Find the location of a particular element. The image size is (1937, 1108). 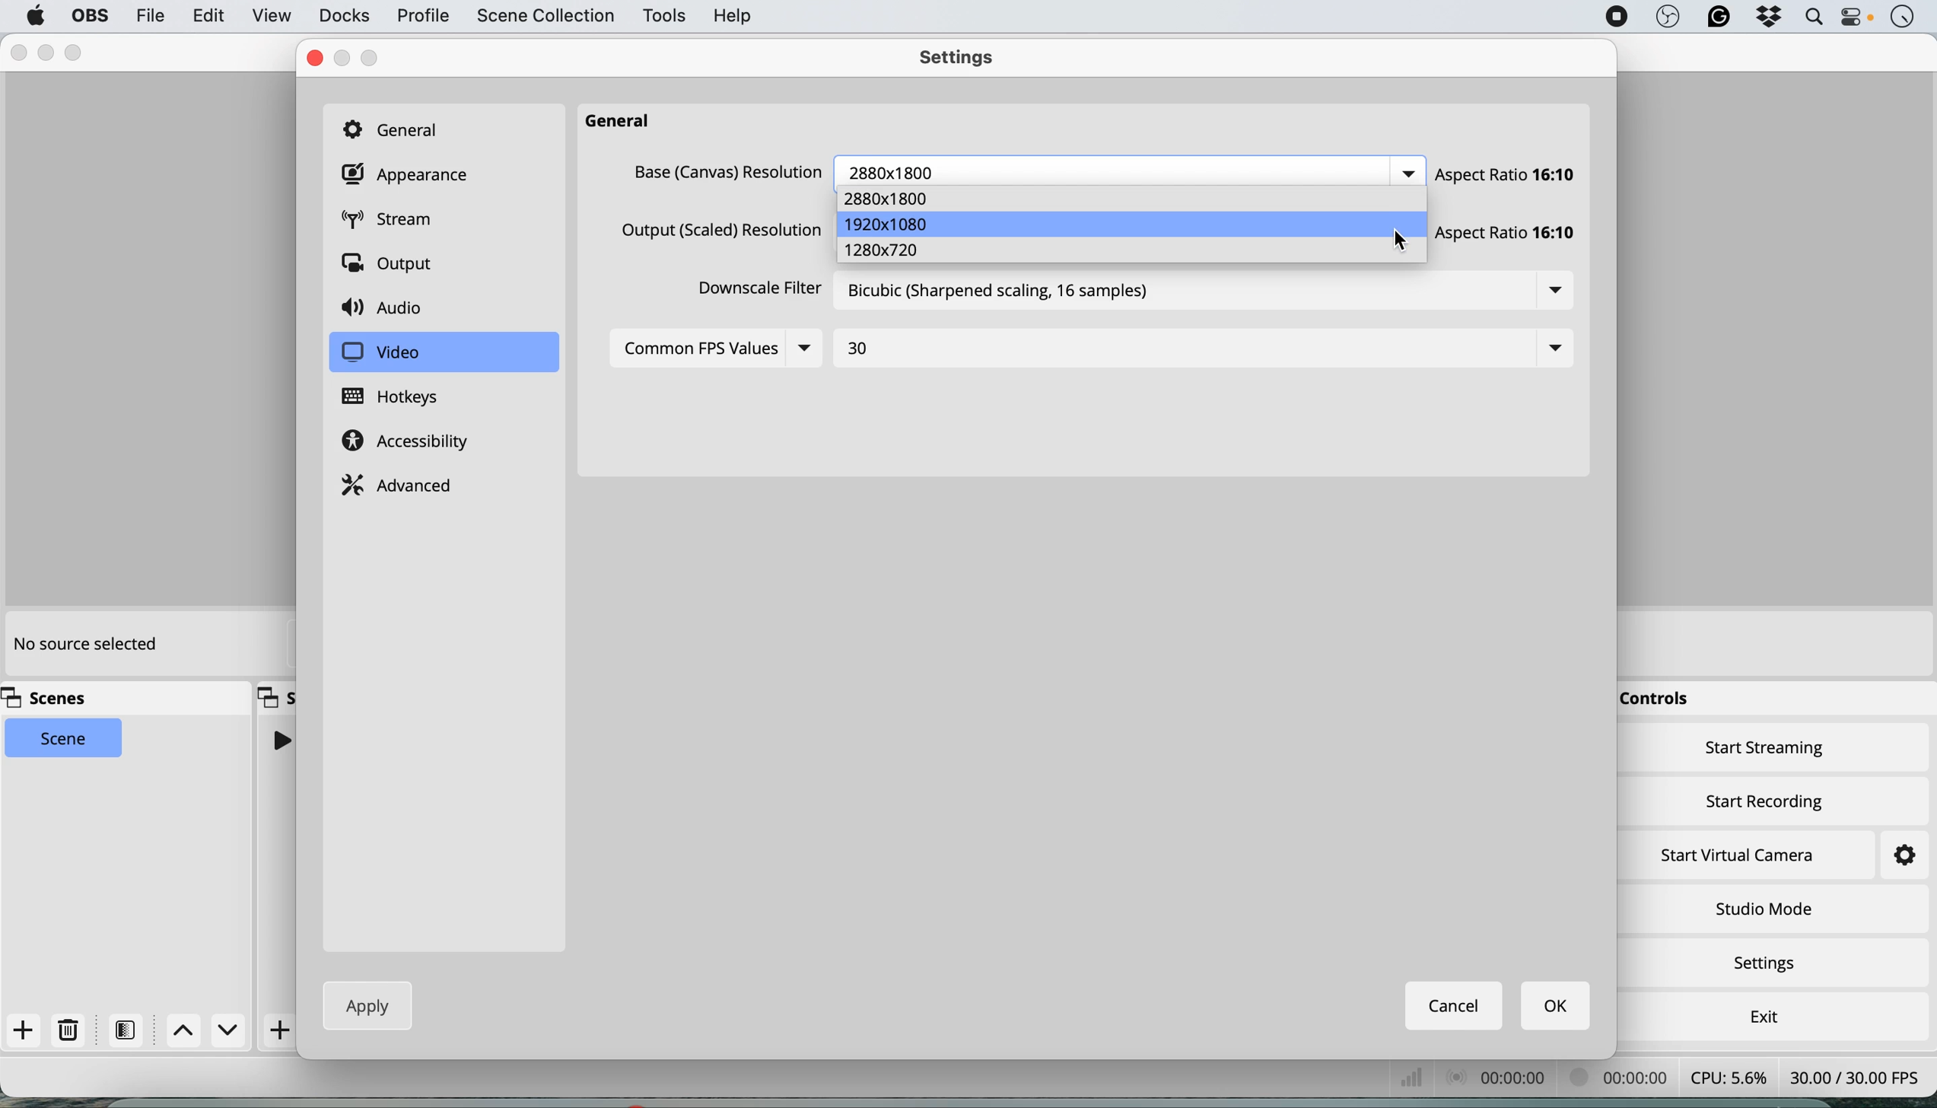

delete scene is located at coordinates (69, 1030).